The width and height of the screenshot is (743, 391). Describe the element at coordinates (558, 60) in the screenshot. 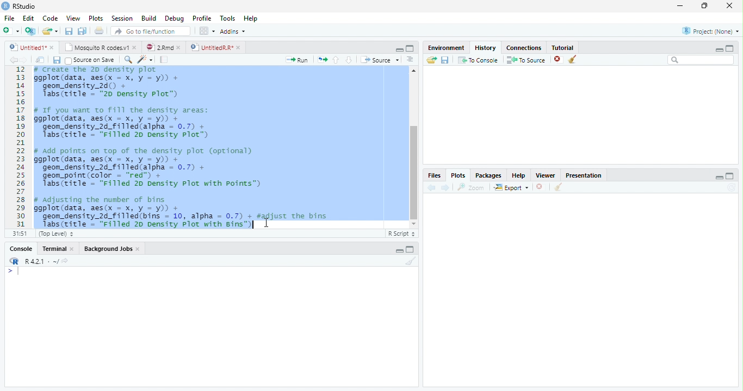

I see `close` at that location.